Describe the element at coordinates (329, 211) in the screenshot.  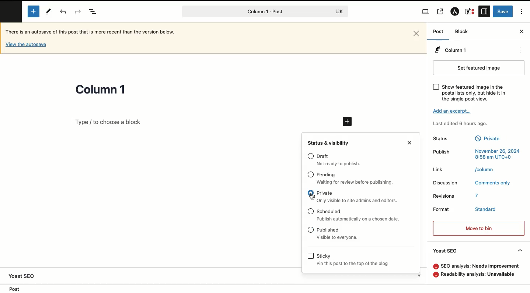
I see `Scheduled` at that location.